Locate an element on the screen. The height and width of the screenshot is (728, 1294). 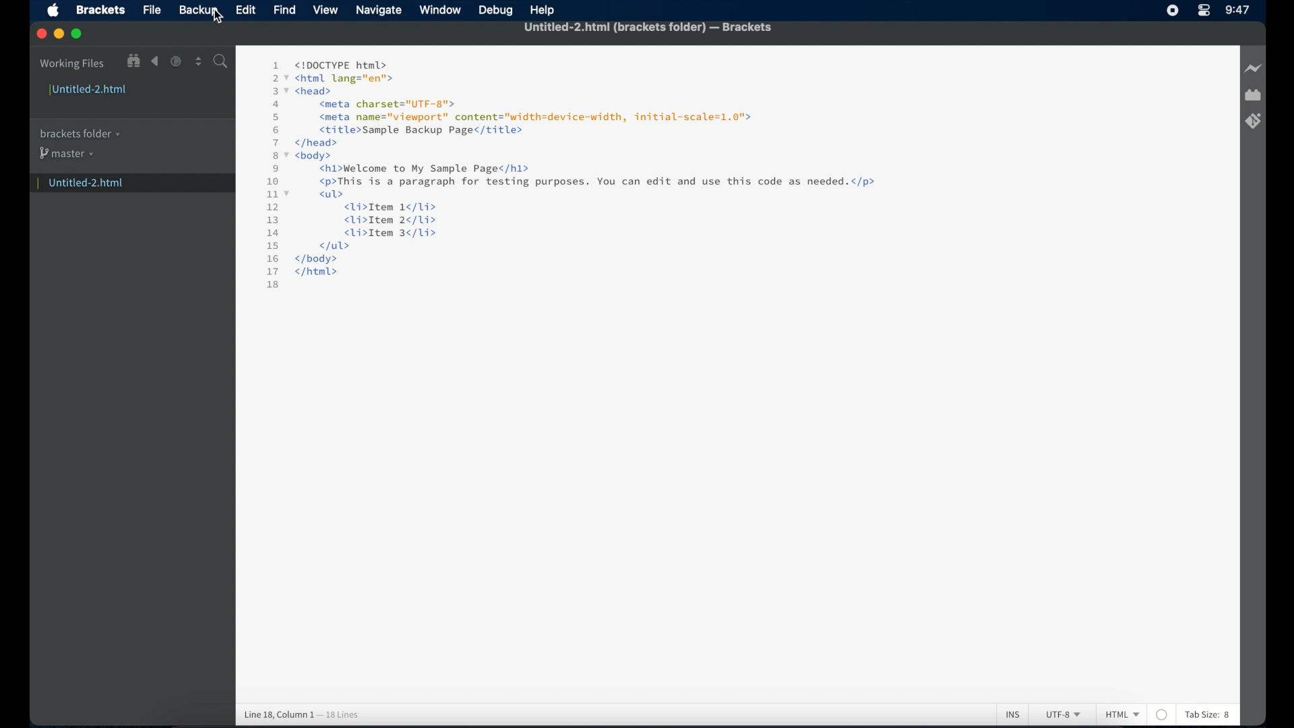
untitled-2.html is located at coordinates (89, 91).